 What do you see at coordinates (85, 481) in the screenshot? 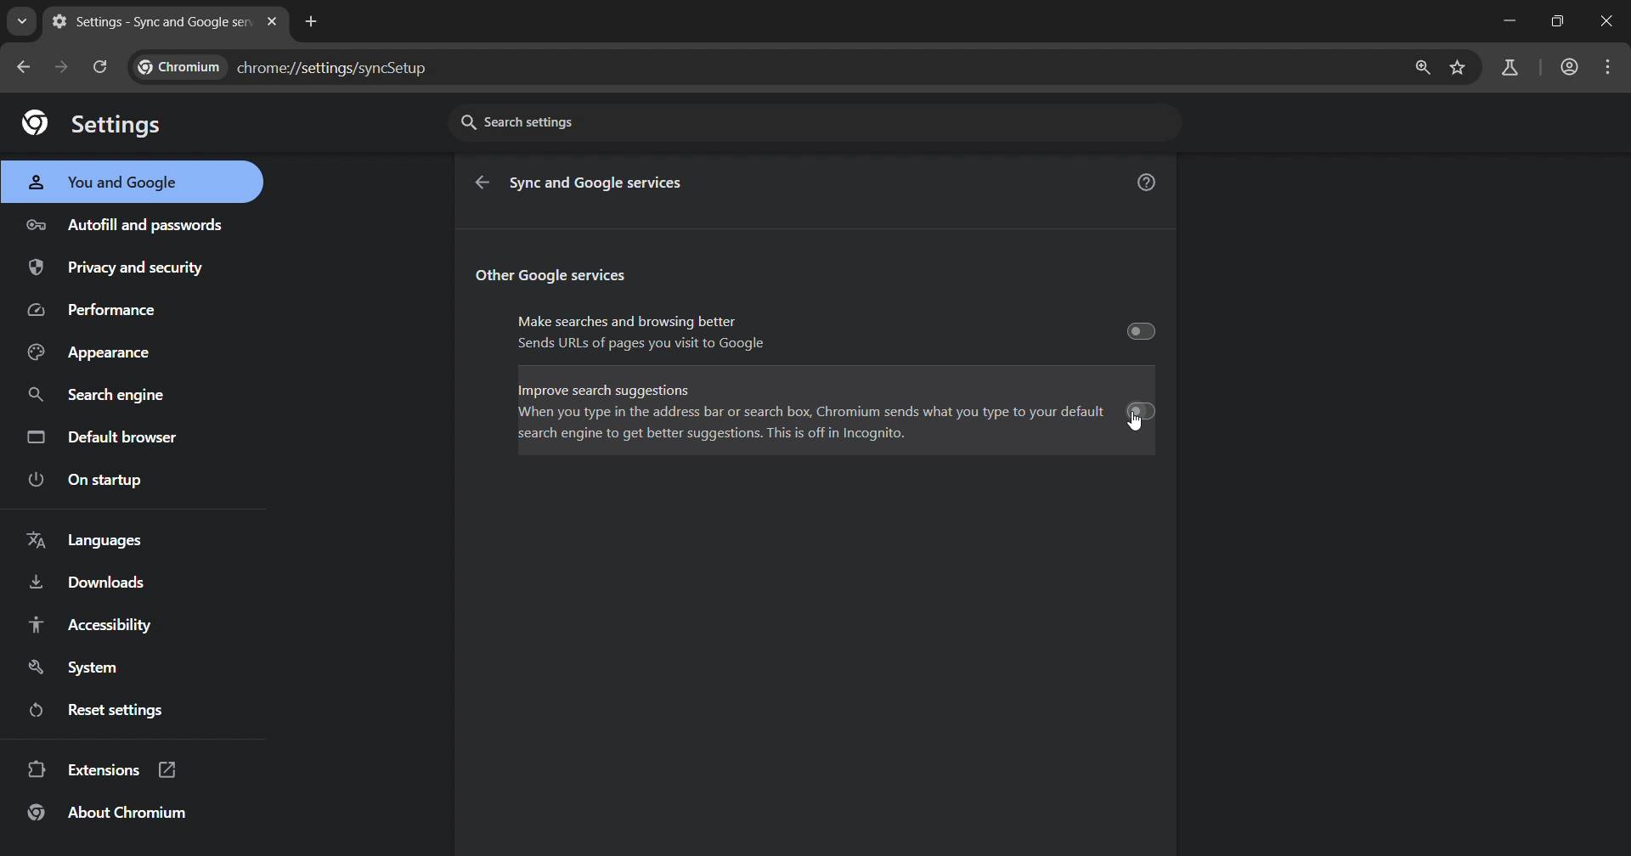
I see `on startup` at bounding box center [85, 481].